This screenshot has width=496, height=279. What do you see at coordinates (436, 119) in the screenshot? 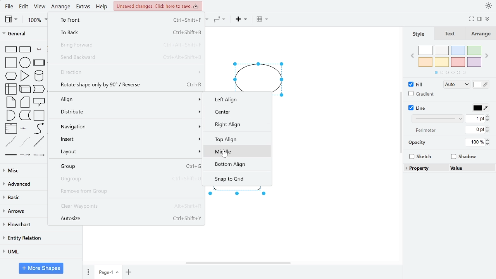
I see `line style` at bounding box center [436, 119].